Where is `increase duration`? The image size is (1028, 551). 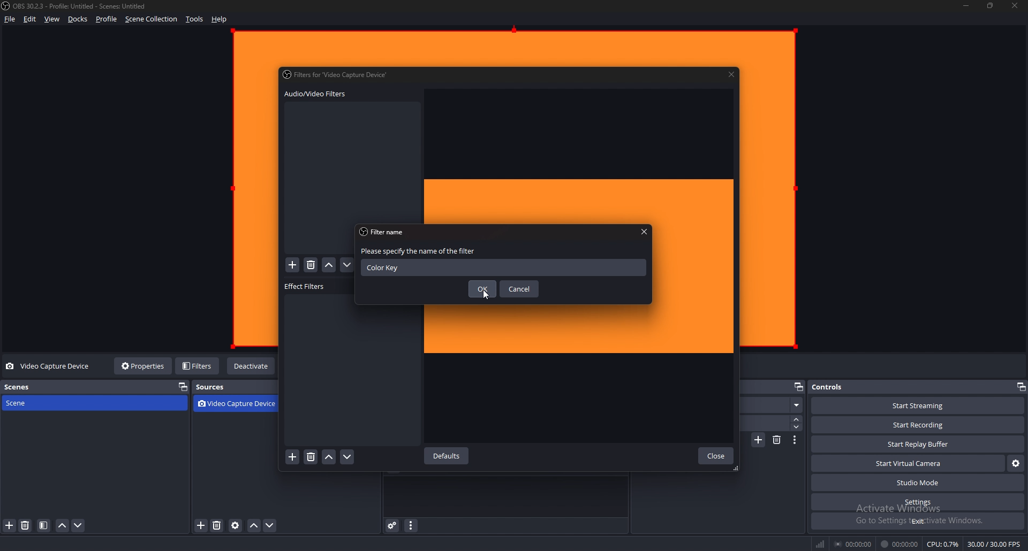
increase duration is located at coordinates (797, 419).